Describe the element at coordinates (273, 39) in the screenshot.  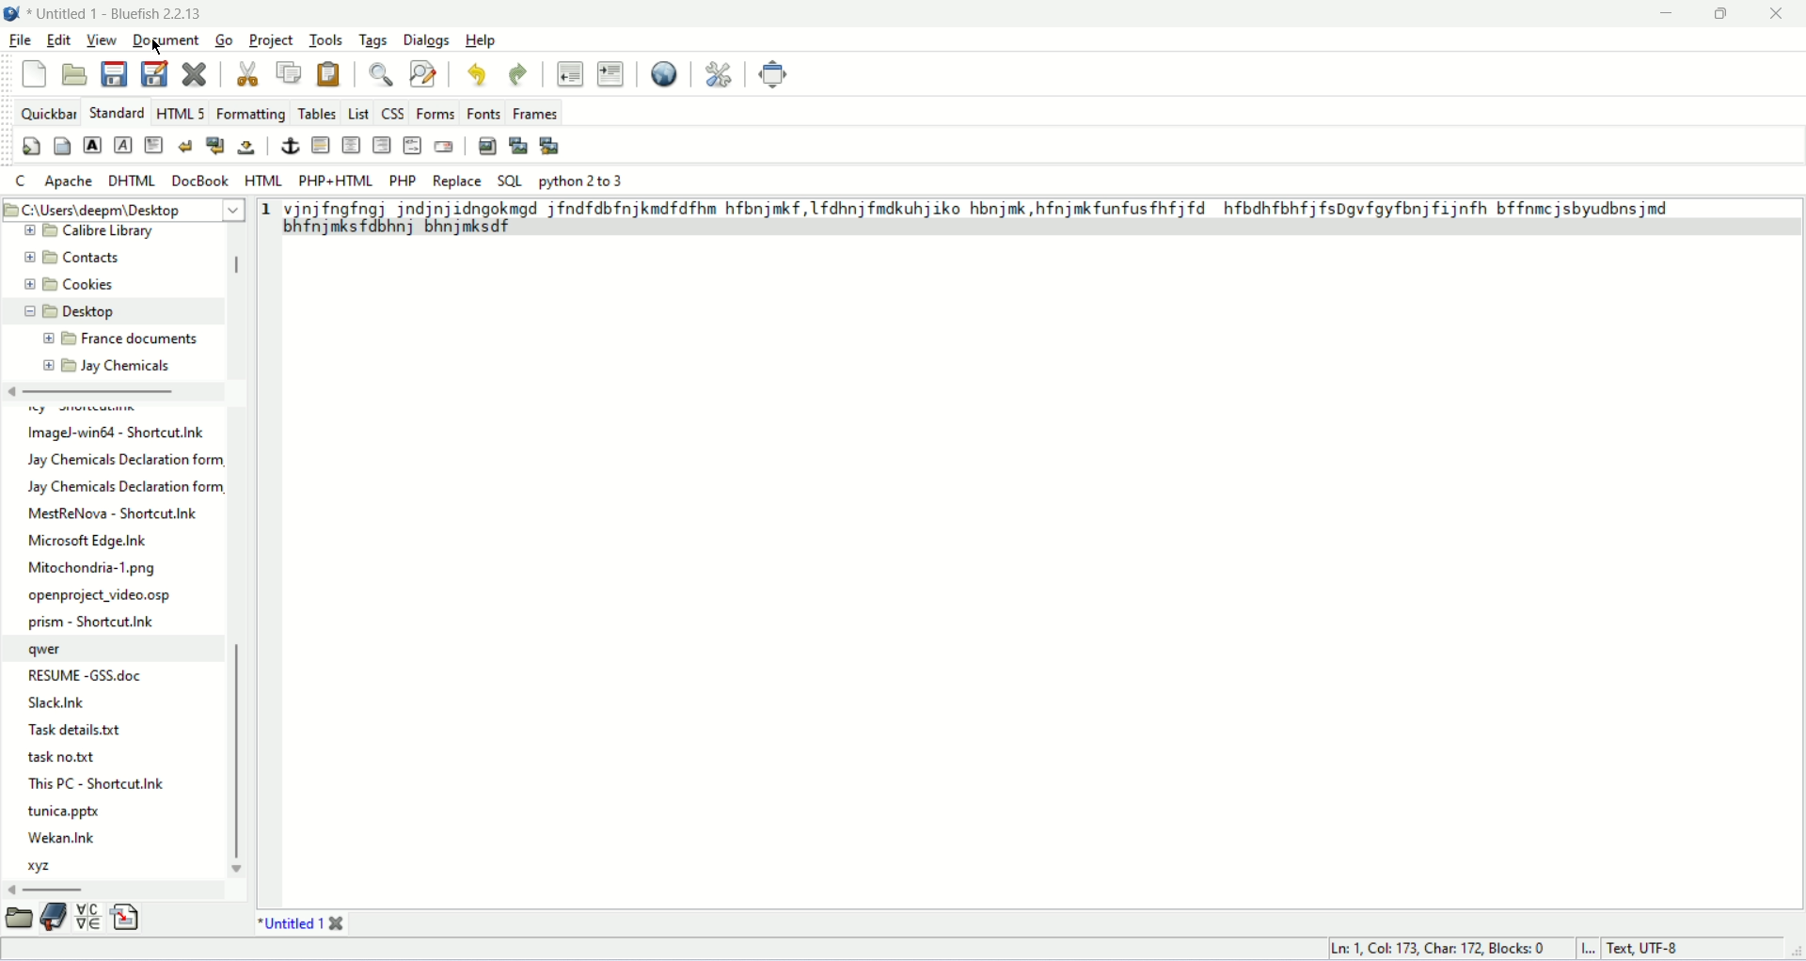
I see `project` at that location.